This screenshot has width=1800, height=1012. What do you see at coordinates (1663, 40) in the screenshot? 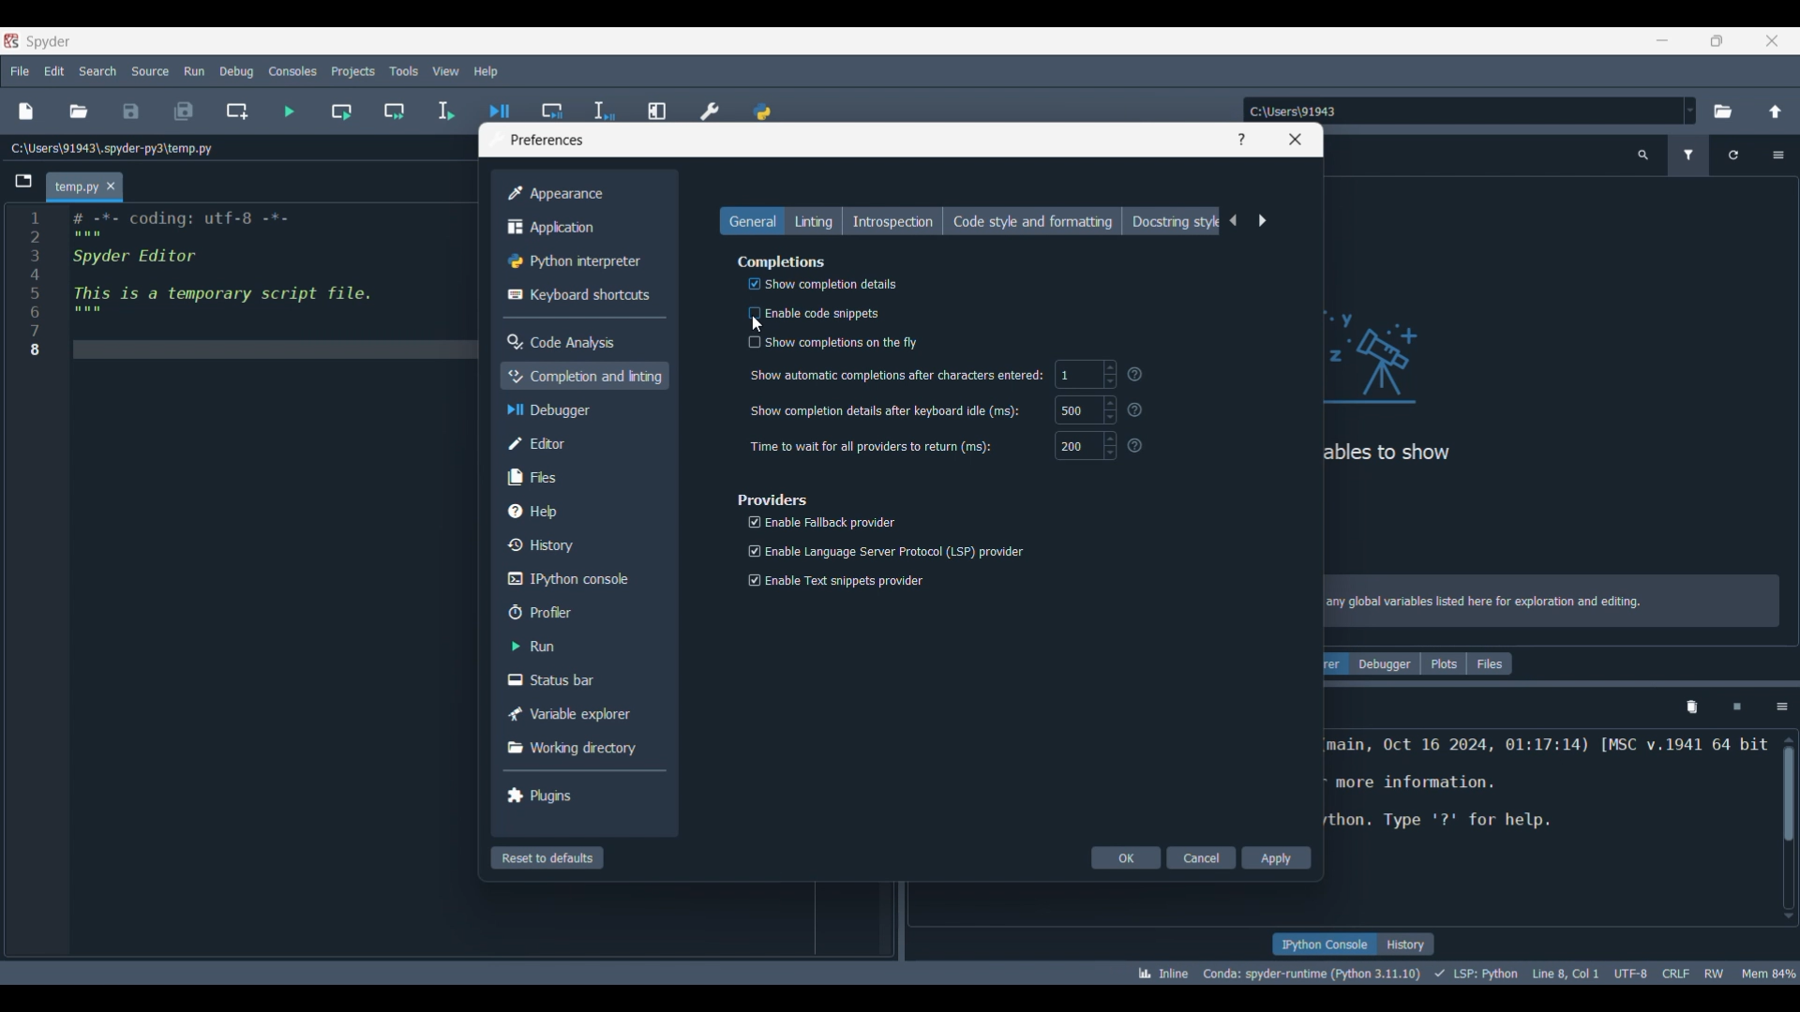
I see `Minimize` at bounding box center [1663, 40].